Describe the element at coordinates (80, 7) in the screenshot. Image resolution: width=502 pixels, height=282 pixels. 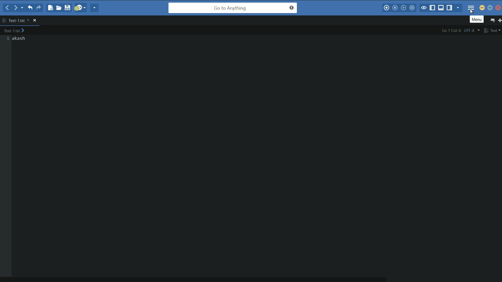
I see `jump to next syntax checking result` at that location.